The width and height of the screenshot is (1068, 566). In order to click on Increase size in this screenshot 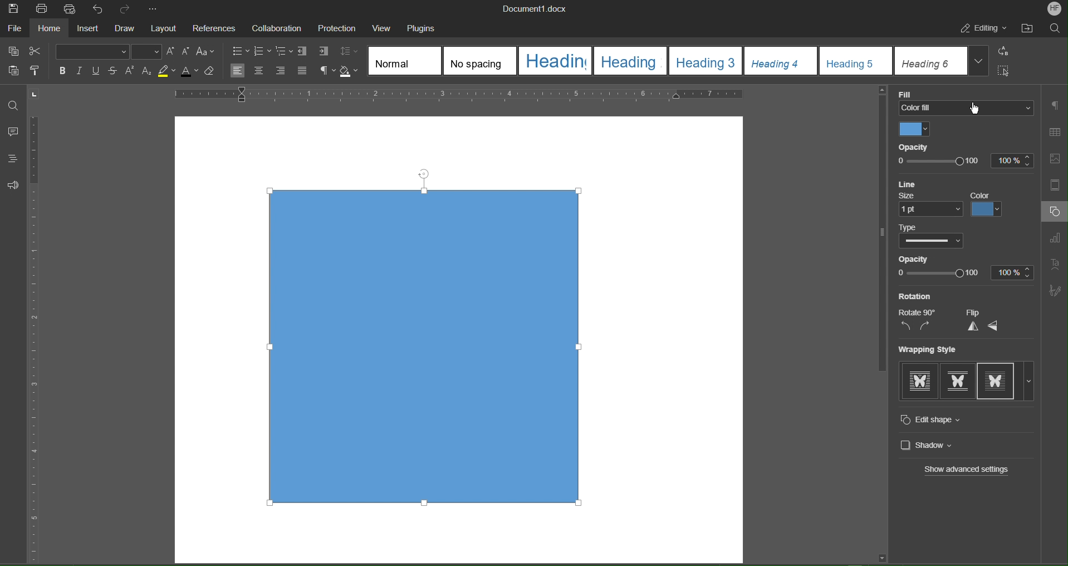, I will do `click(170, 51)`.